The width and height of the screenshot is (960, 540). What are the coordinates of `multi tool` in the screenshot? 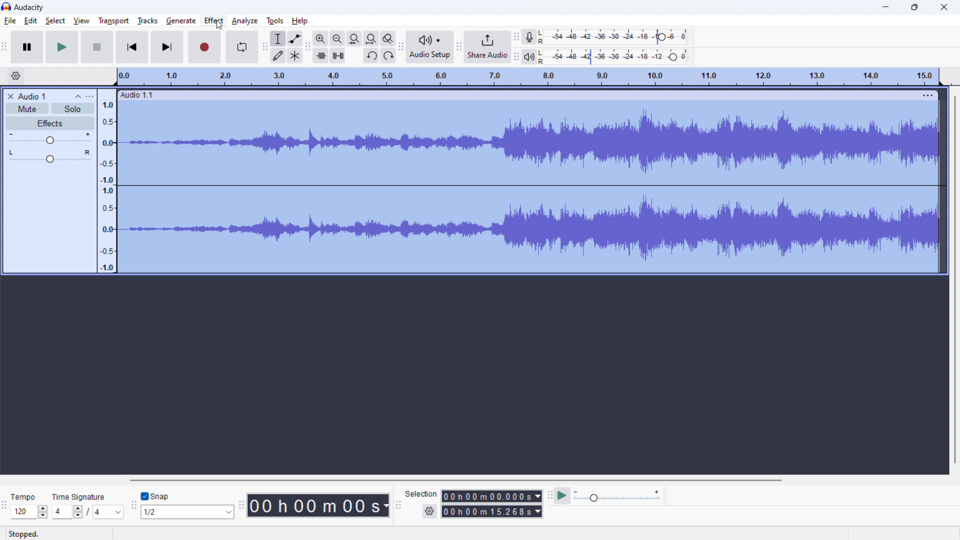 It's located at (295, 56).